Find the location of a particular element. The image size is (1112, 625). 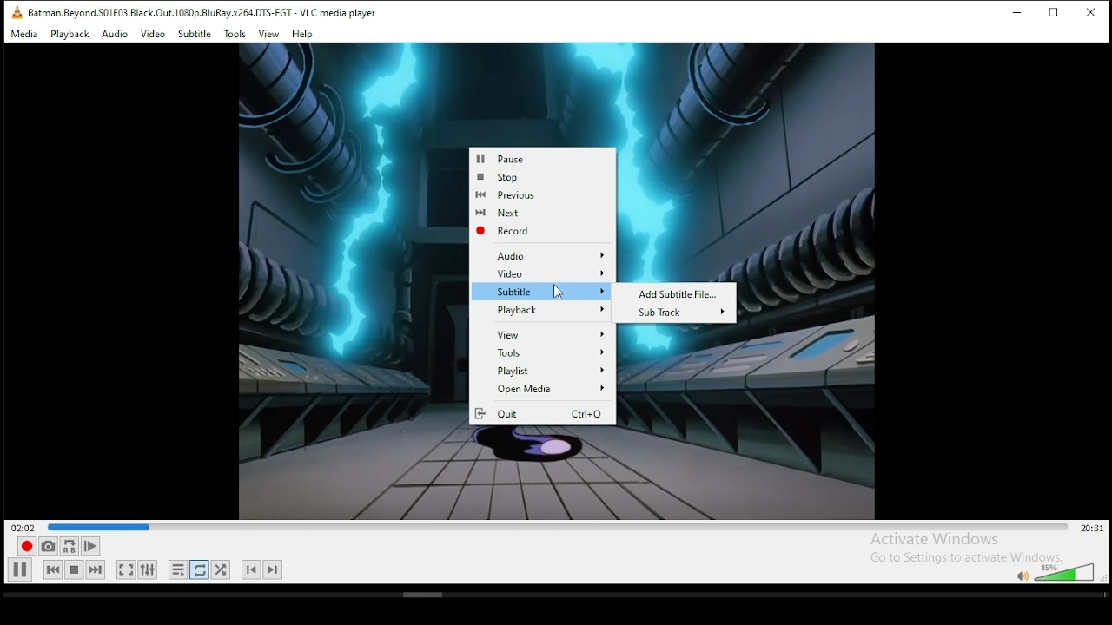

record is located at coordinates (27, 546).